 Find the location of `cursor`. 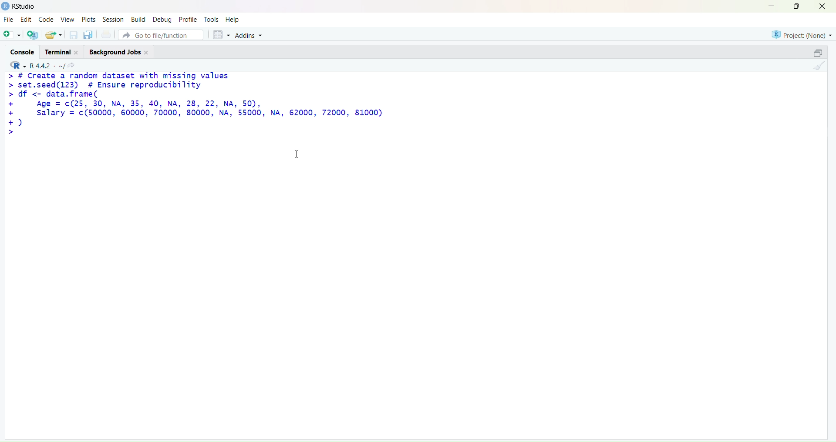

cursor is located at coordinates (298, 155).